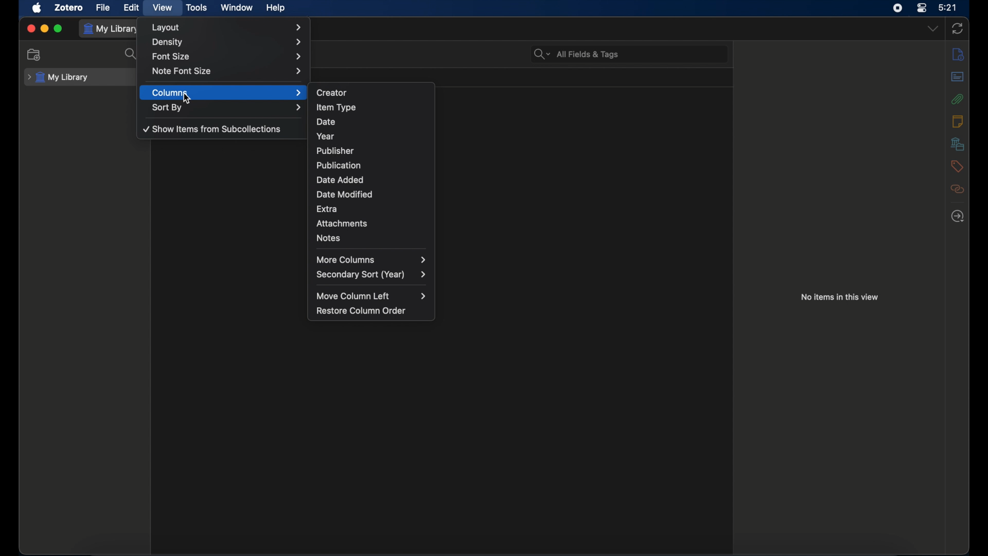  I want to click on edit, so click(132, 8).